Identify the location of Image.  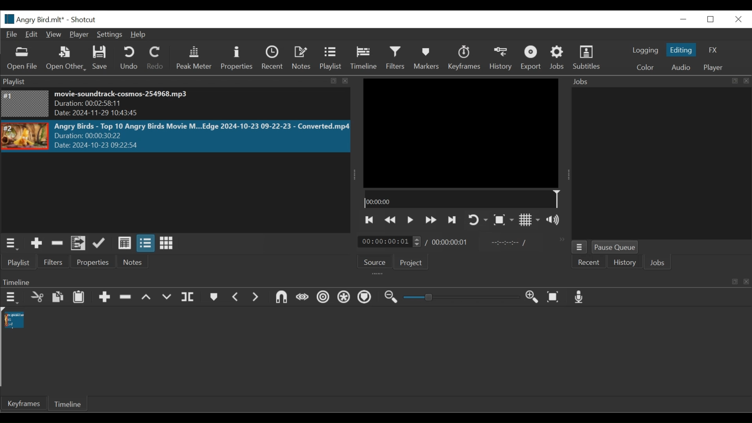
(25, 103).